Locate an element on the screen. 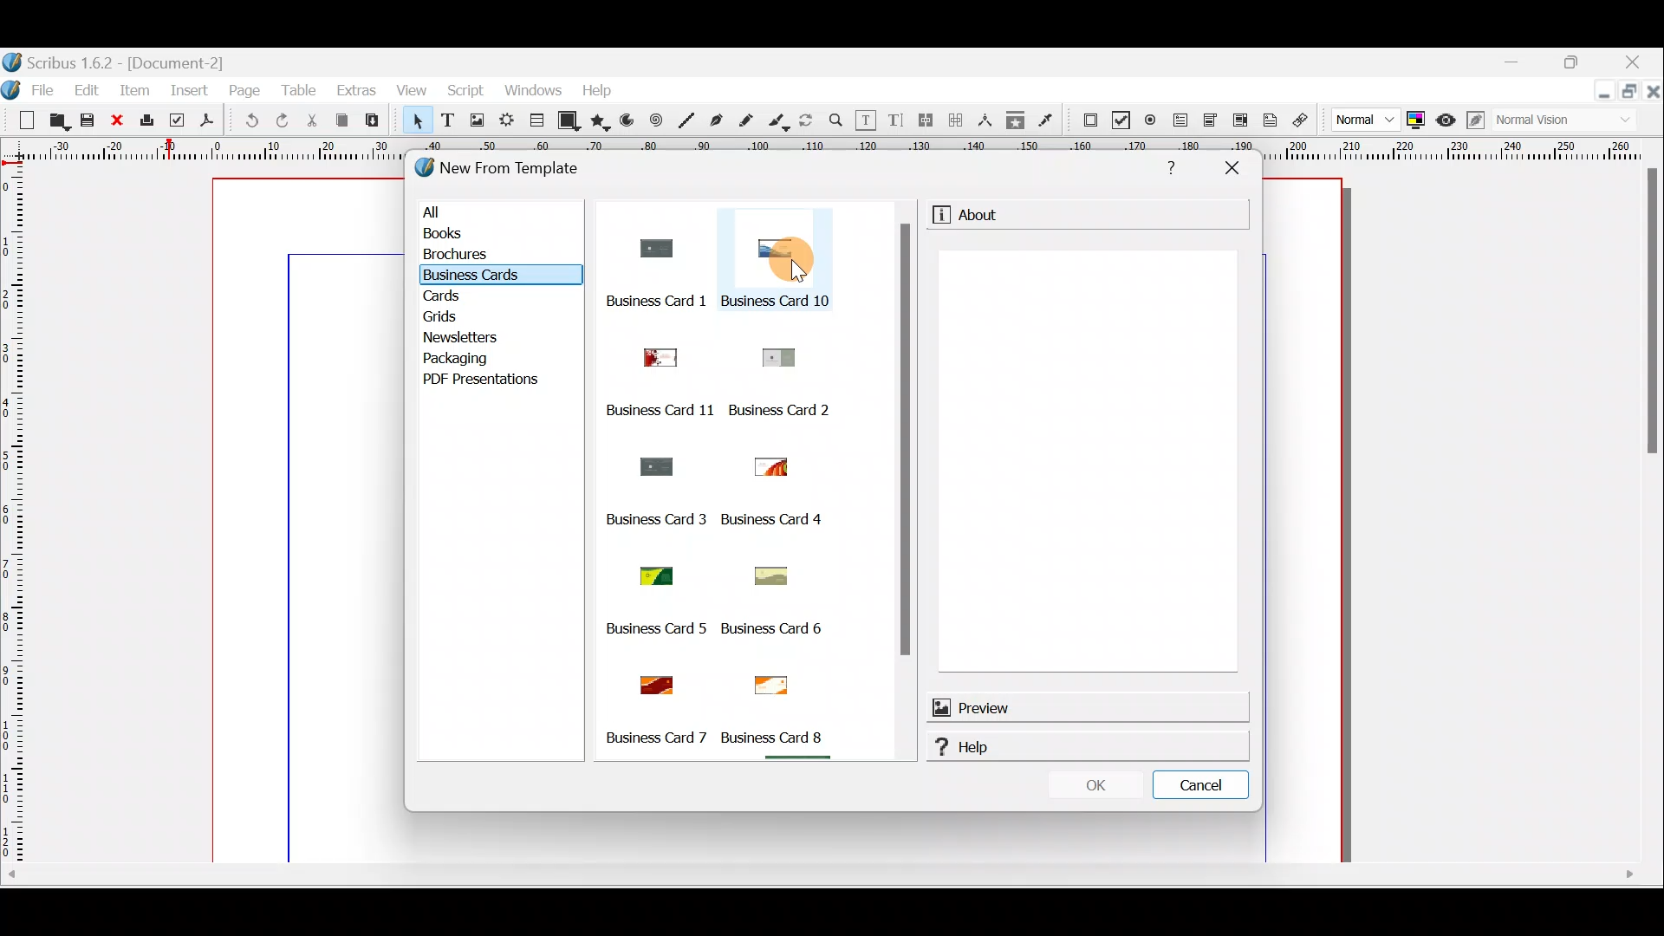  Canvas is located at coordinates (313, 520).